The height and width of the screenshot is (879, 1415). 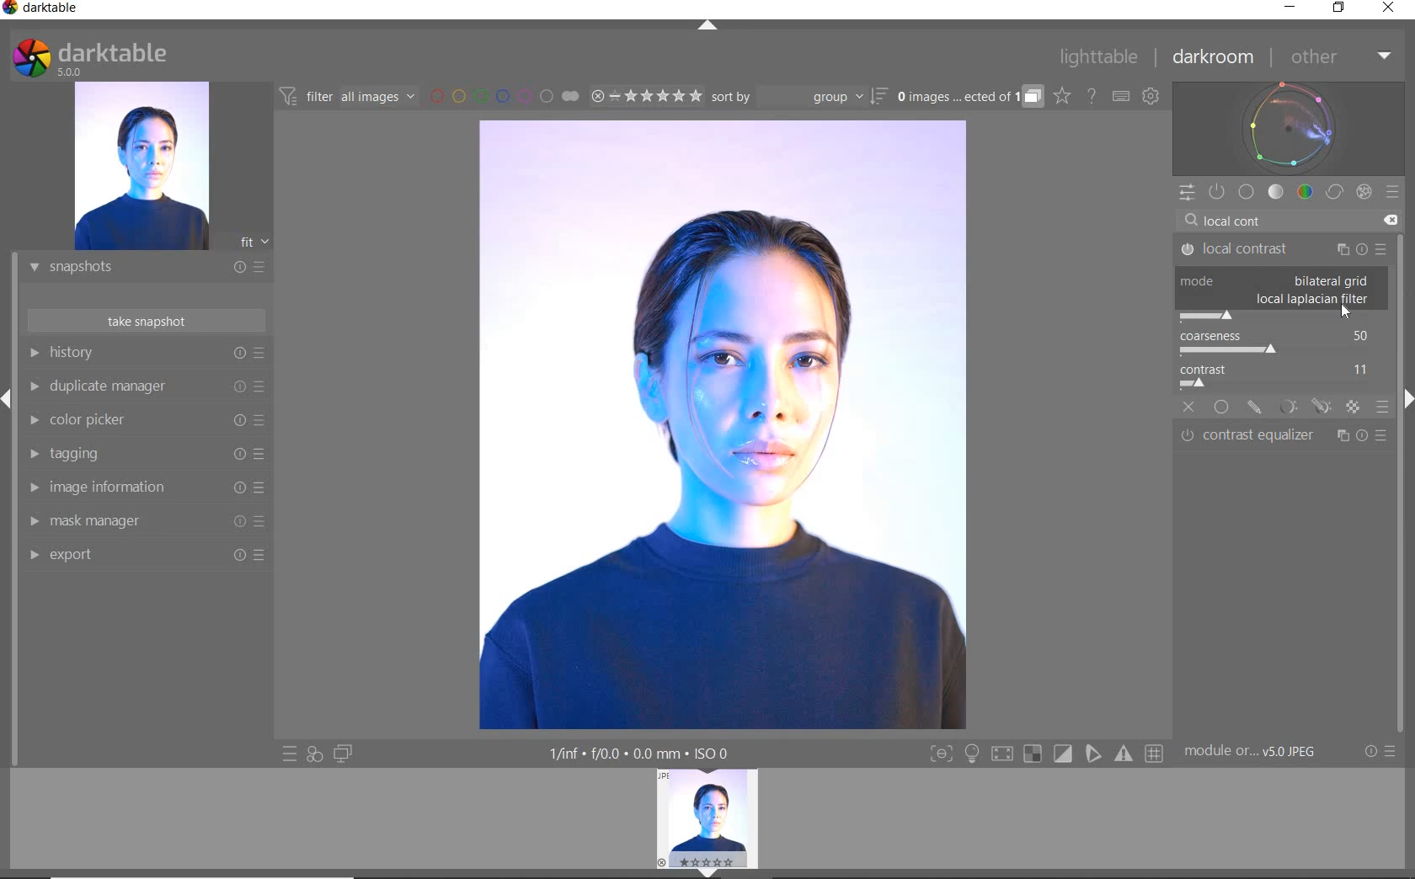 What do you see at coordinates (1281, 377) in the screenshot?
I see `contrast` at bounding box center [1281, 377].